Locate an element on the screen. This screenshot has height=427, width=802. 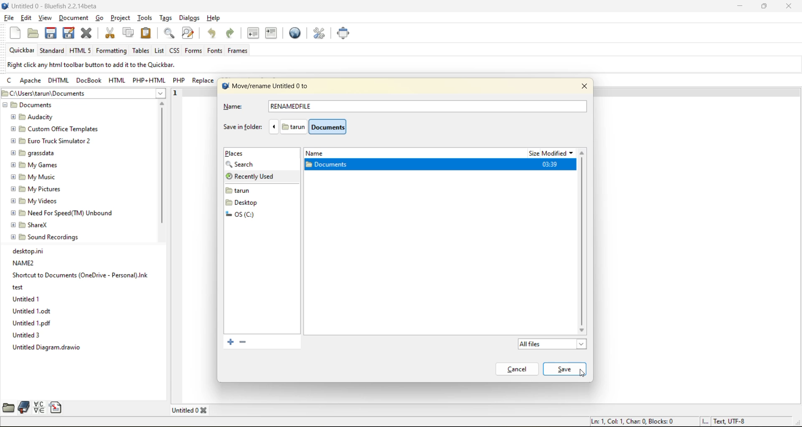
Untitled 1 is located at coordinates (27, 299).